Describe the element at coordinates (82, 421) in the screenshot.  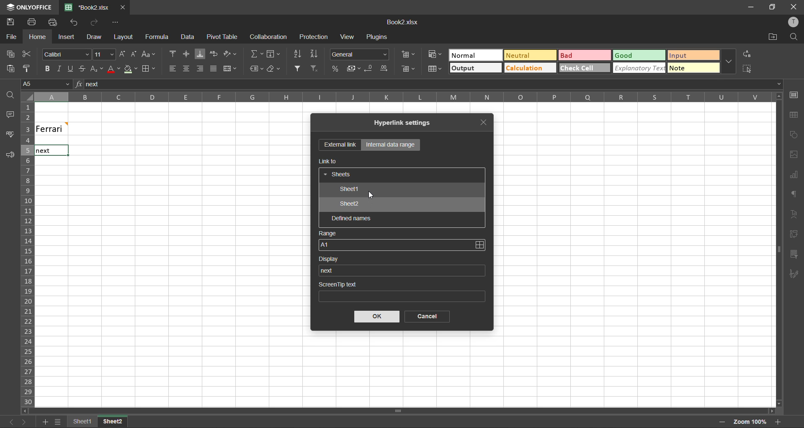
I see `freeze panes` at that location.